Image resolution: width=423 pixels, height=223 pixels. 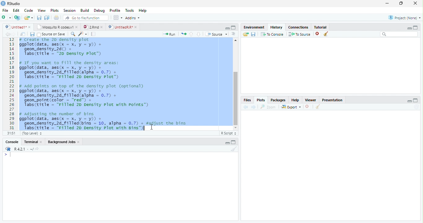 What do you see at coordinates (291, 107) in the screenshot?
I see `export` at bounding box center [291, 107].